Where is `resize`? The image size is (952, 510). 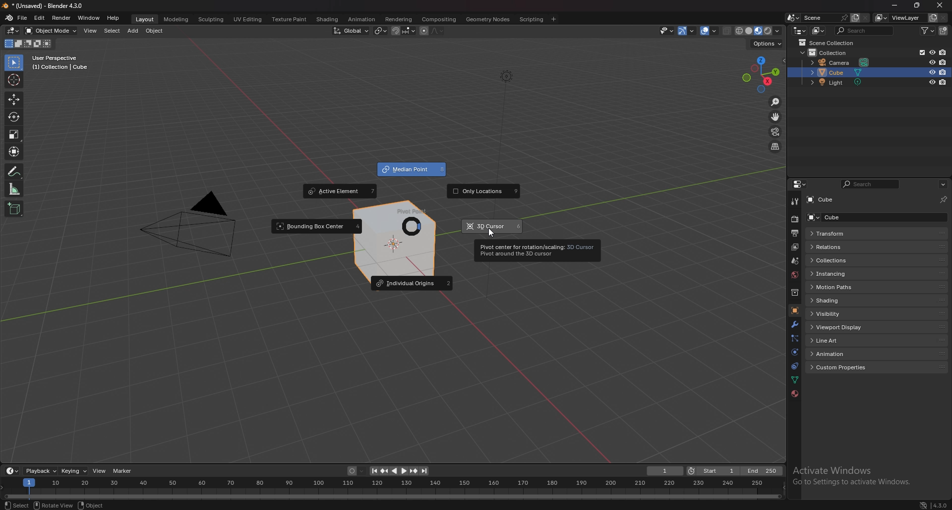
resize is located at coordinates (918, 5).